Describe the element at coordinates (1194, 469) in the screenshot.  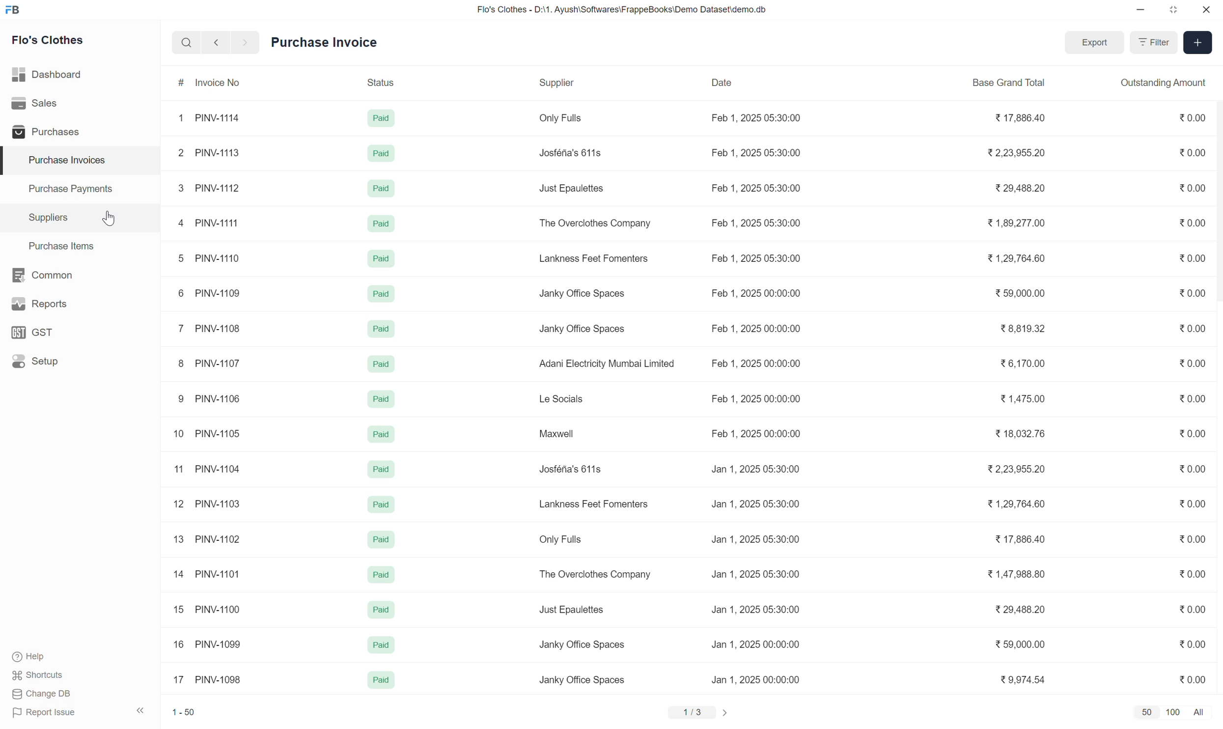
I see `0.00` at that location.